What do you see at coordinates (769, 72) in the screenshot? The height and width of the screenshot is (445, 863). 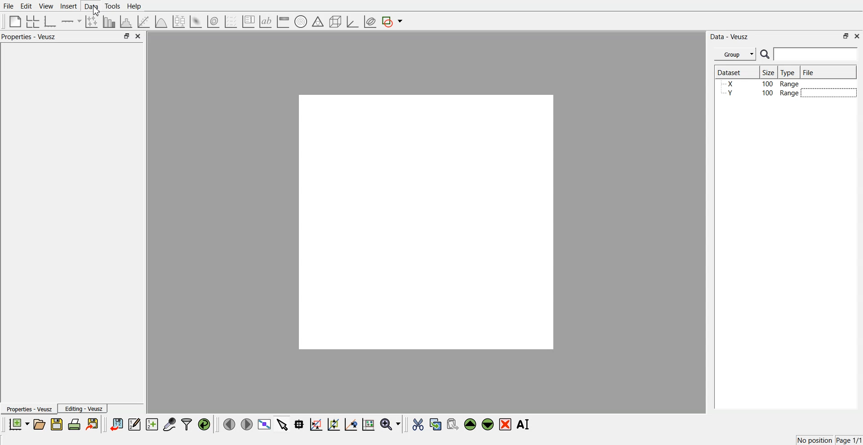 I see `Size` at bounding box center [769, 72].